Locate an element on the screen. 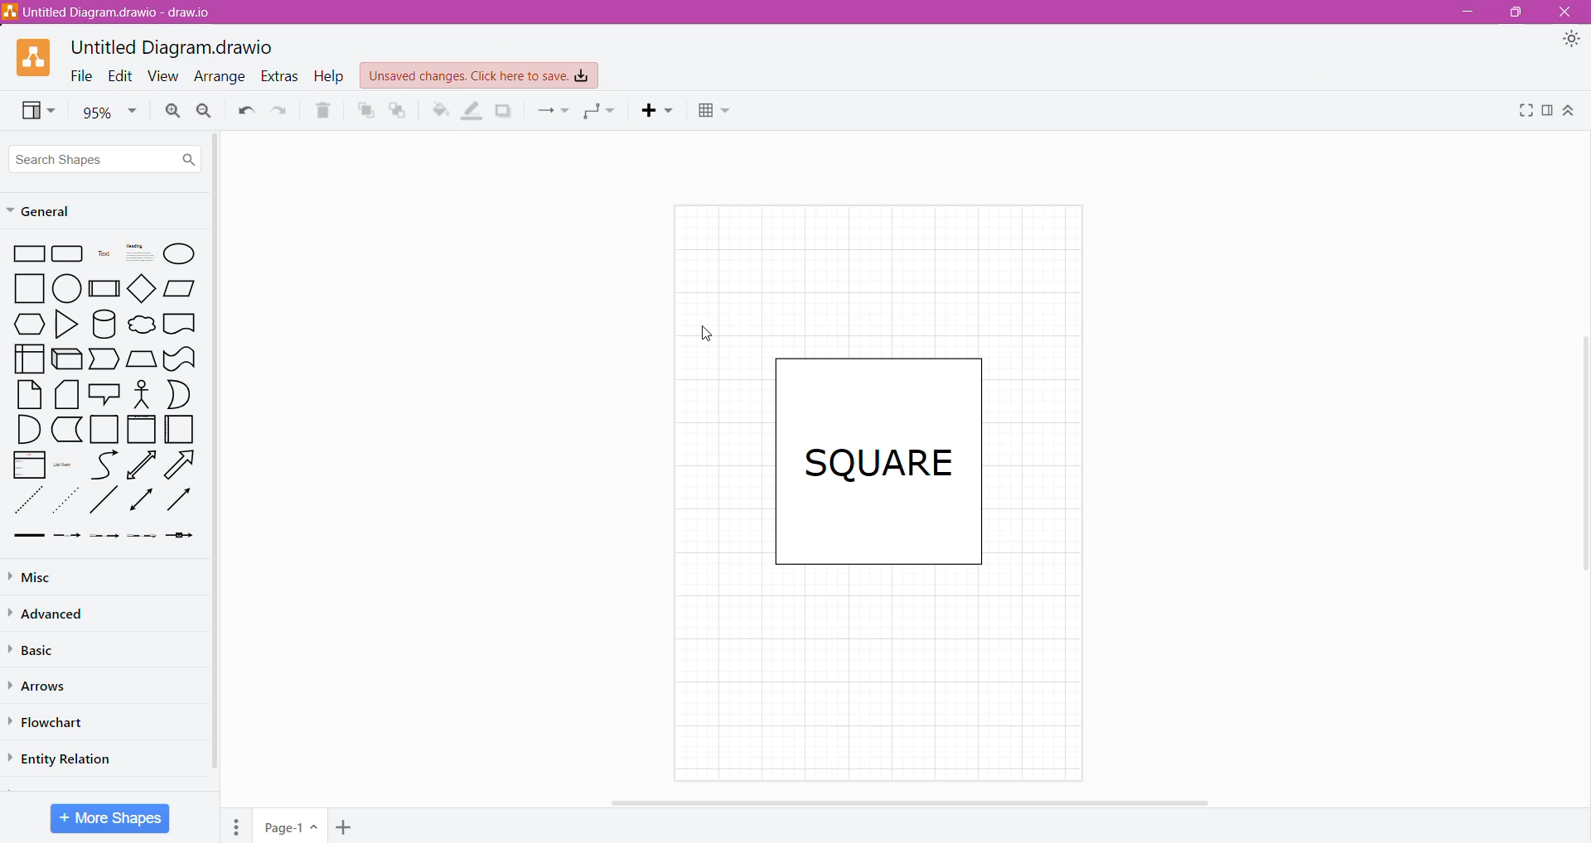 This screenshot has height=843, width=1591. View is located at coordinates (167, 76).